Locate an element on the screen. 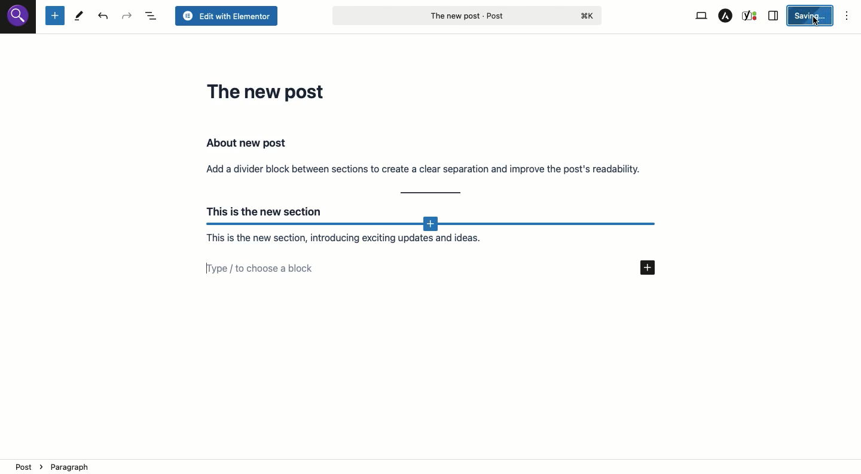 This screenshot has height=474, width=861. Choose a block is located at coordinates (438, 268).